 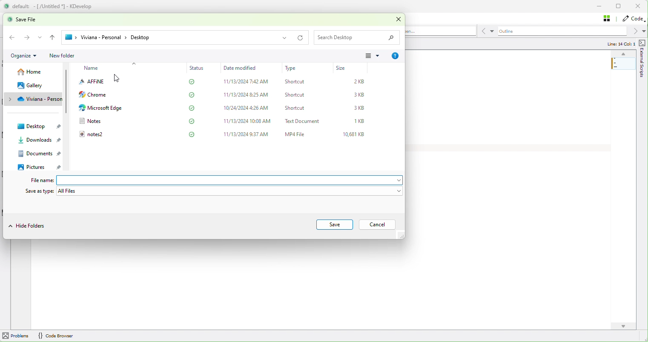 I want to click on Gallery, so click(x=35, y=86).